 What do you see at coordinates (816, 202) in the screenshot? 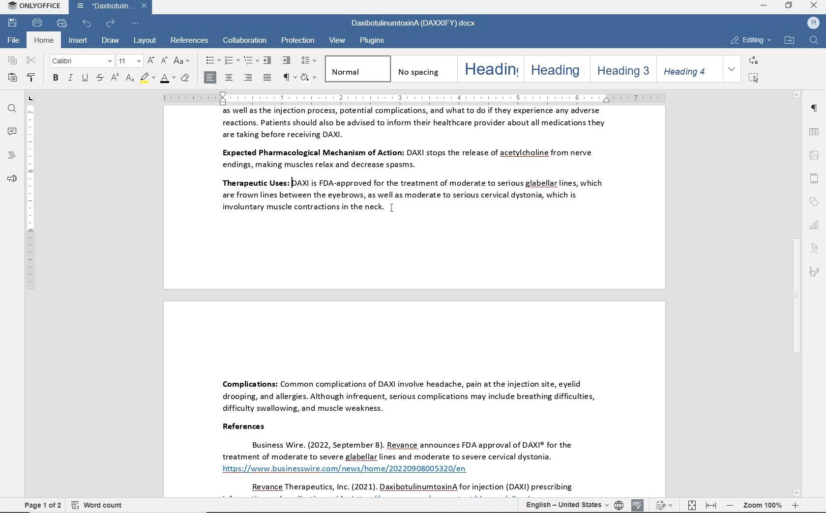
I see `shape` at bounding box center [816, 202].